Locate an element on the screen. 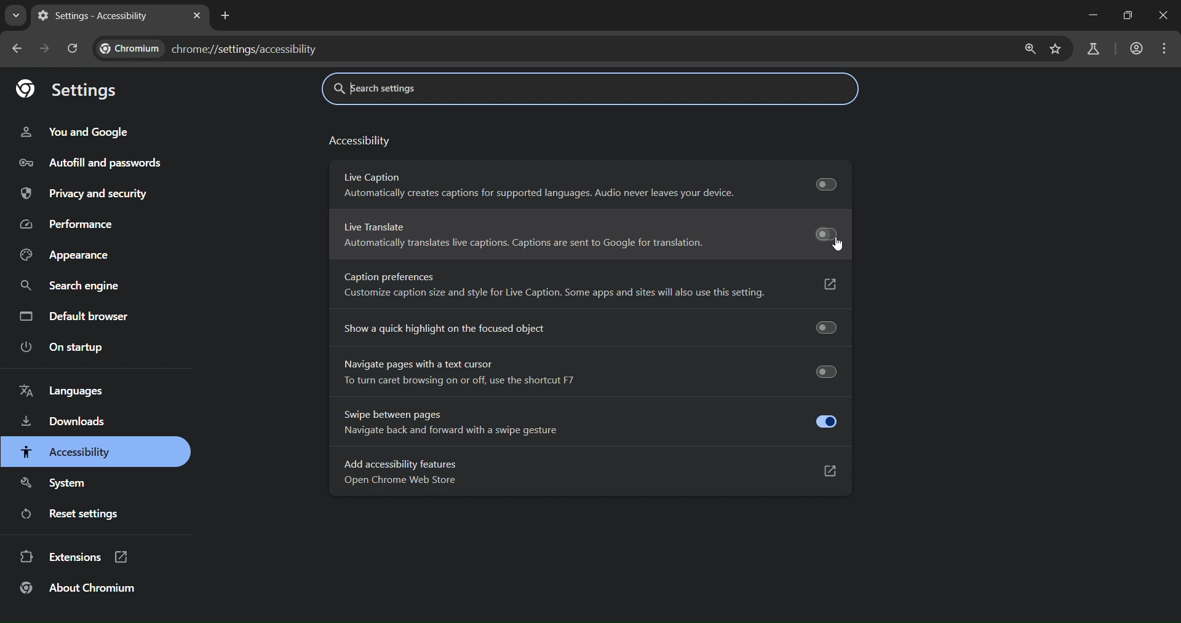 The image size is (1181, 623). appearance is located at coordinates (70, 254).